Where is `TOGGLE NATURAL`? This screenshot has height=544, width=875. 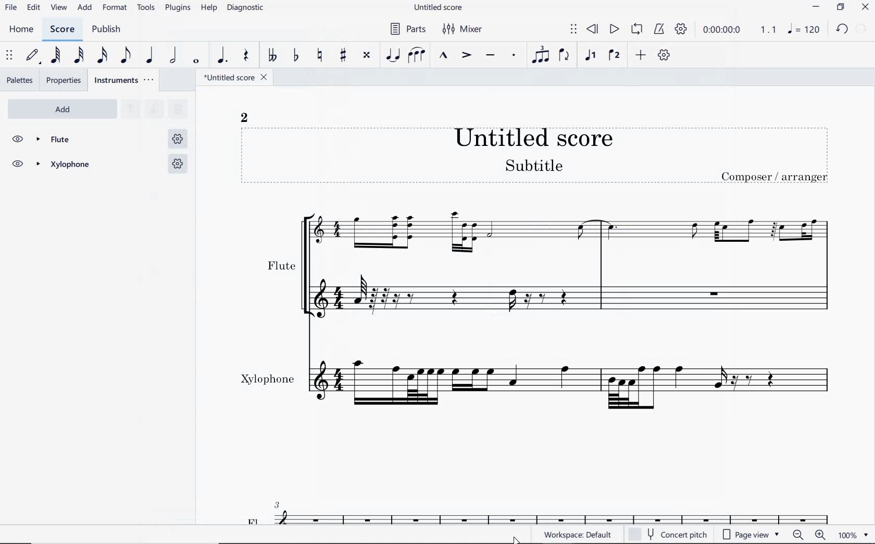
TOGGLE NATURAL is located at coordinates (319, 56).